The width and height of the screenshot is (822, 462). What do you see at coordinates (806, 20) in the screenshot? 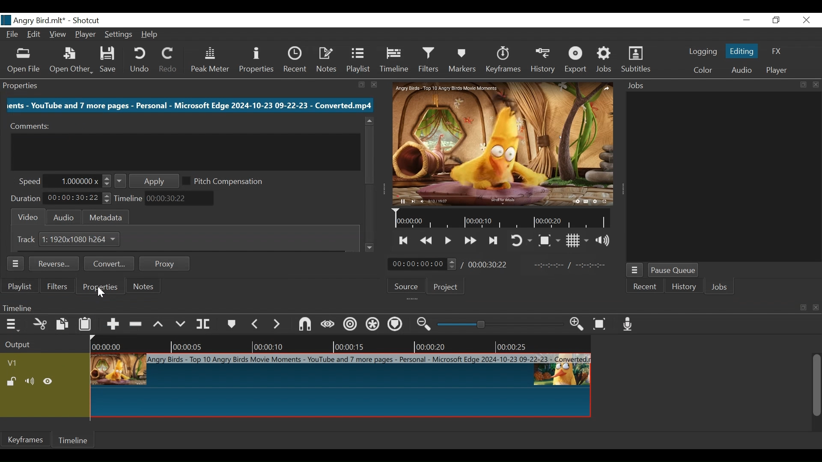
I see `Close` at bounding box center [806, 20].